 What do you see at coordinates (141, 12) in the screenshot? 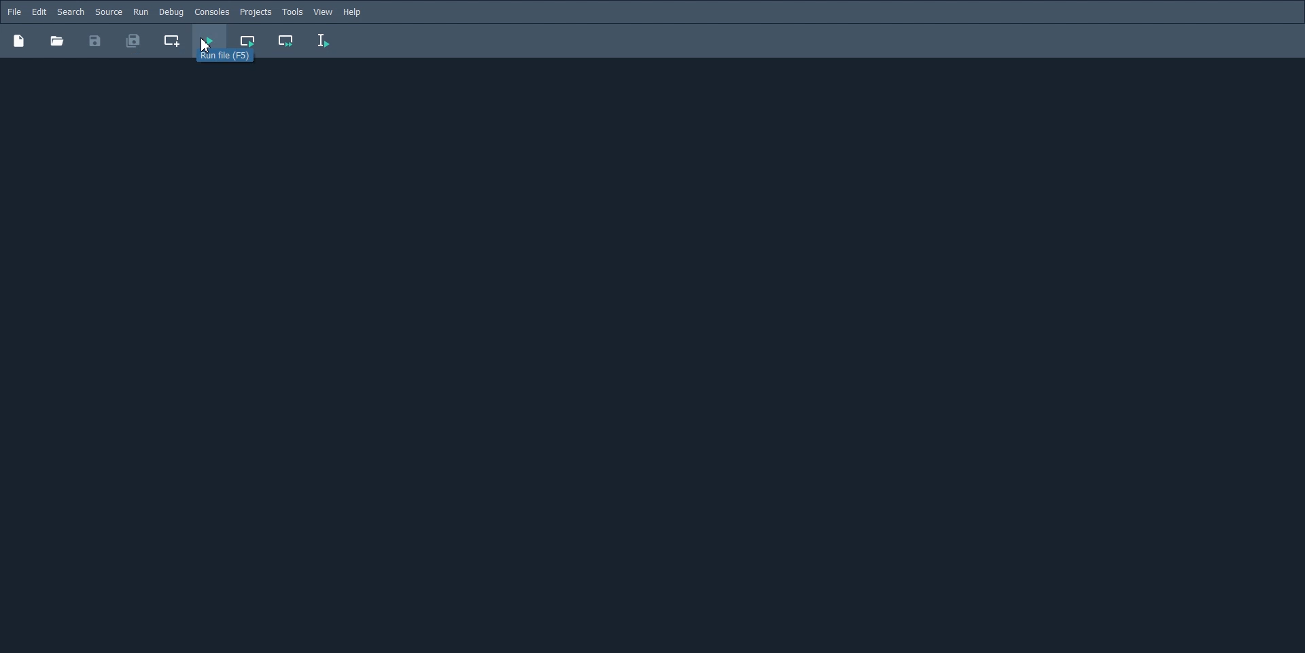
I see `Run` at bounding box center [141, 12].